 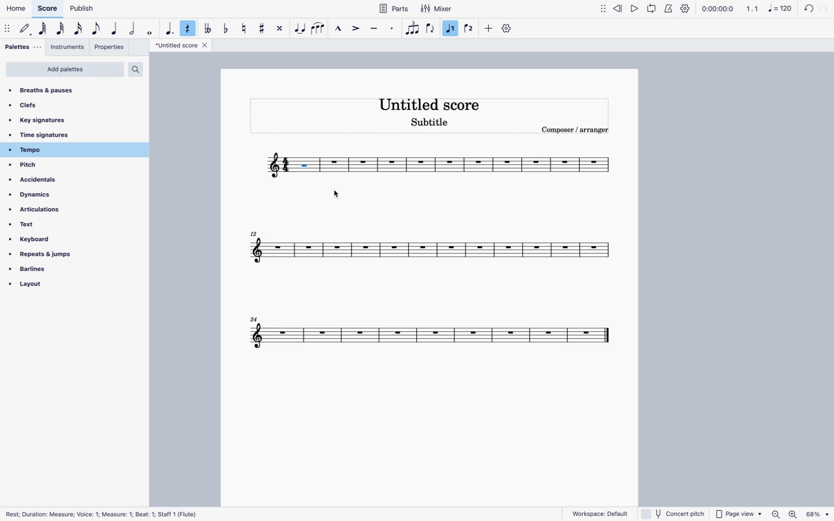 I want to click on rewind, so click(x=618, y=8).